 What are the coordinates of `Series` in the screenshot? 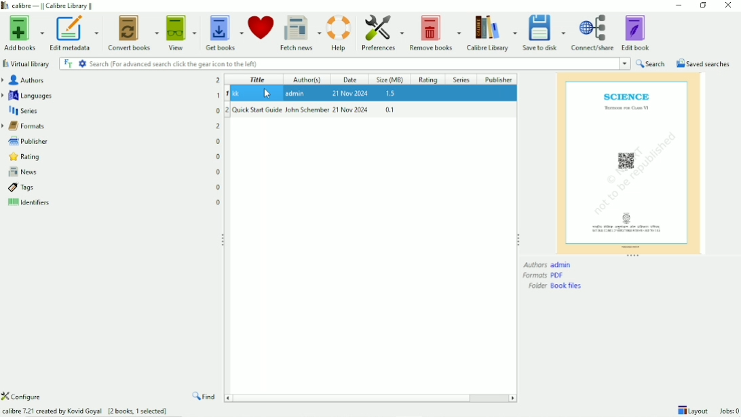 It's located at (462, 79).